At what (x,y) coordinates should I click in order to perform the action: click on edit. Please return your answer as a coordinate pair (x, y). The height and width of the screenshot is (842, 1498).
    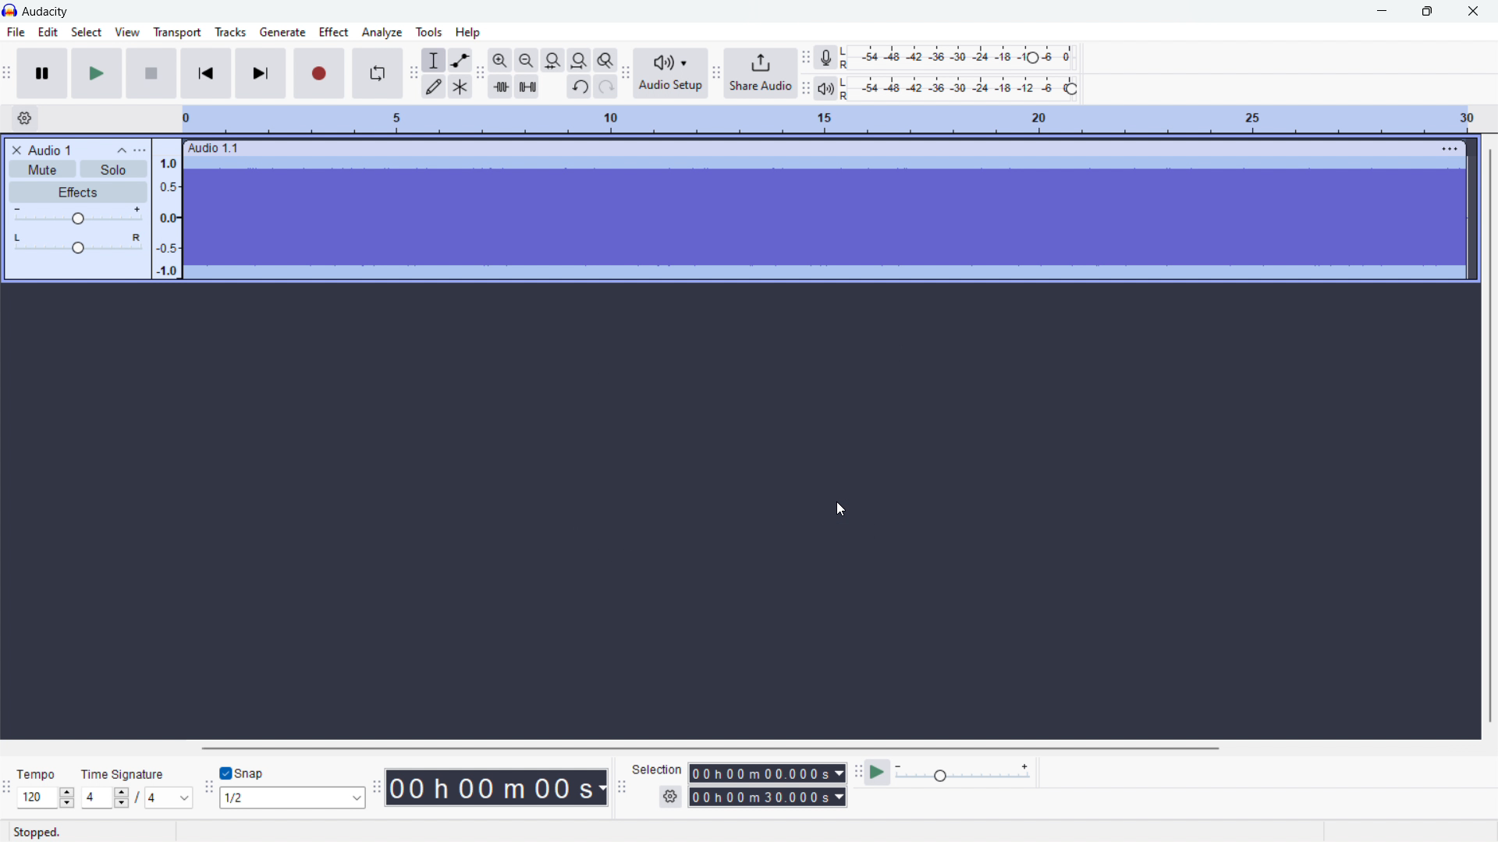
    Looking at the image, I should click on (48, 32).